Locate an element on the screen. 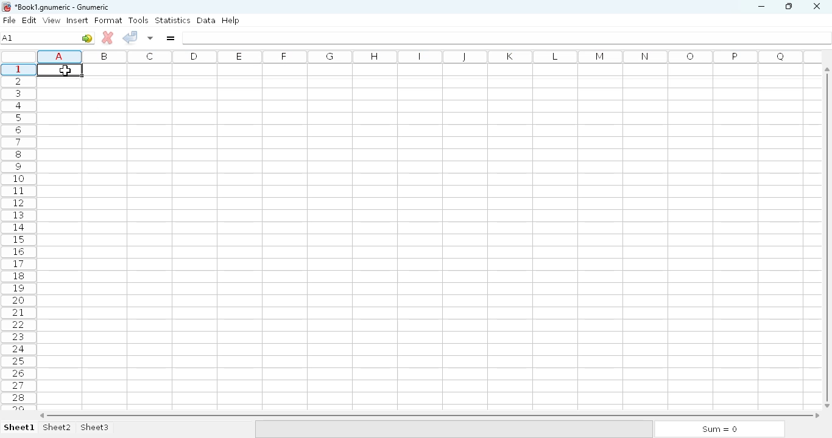 The height and width of the screenshot is (438, 832). Cursor is located at coordinates (65, 70).